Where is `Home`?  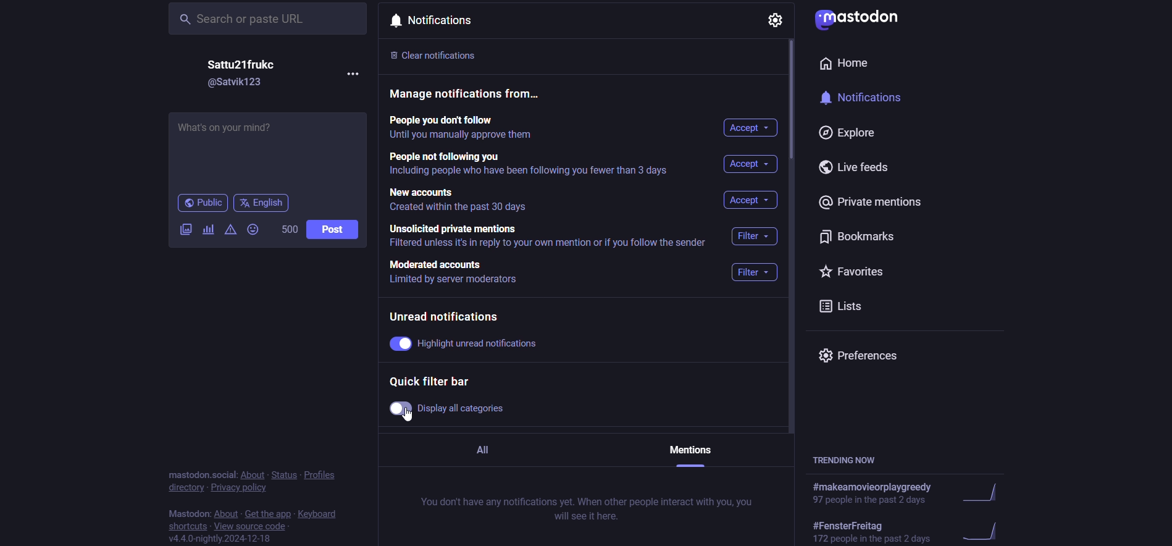 Home is located at coordinates (847, 63).